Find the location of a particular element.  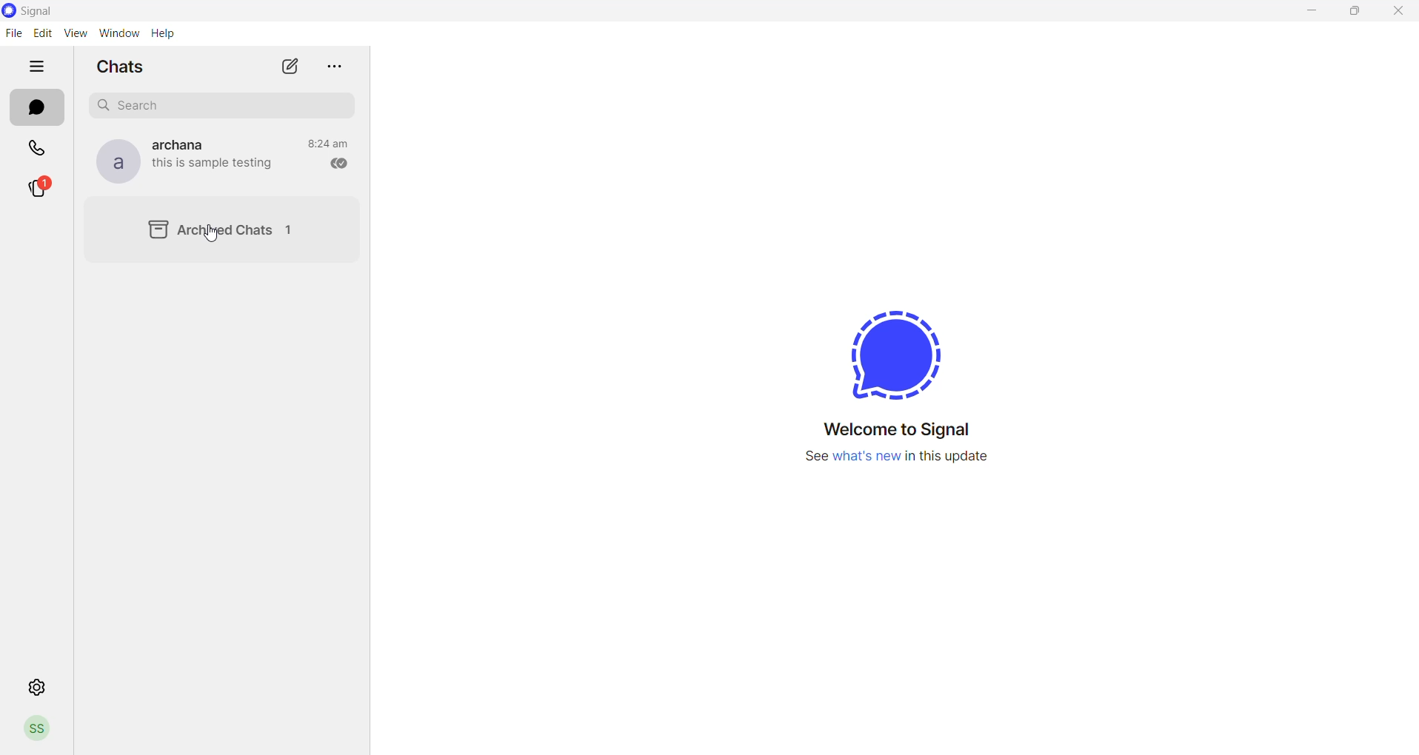

settings is located at coordinates (39, 685).